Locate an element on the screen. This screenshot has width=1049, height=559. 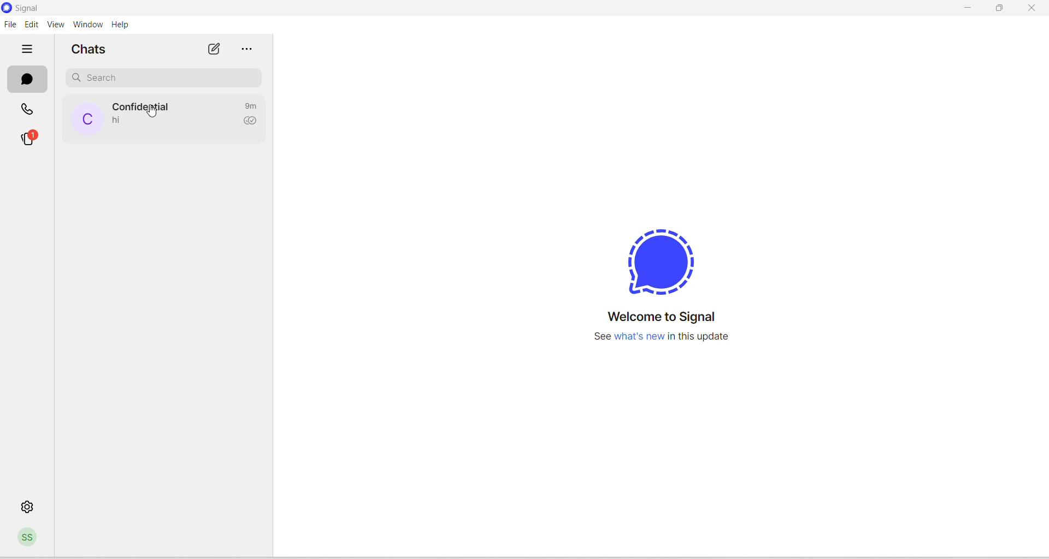
new chat is located at coordinates (214, 50).